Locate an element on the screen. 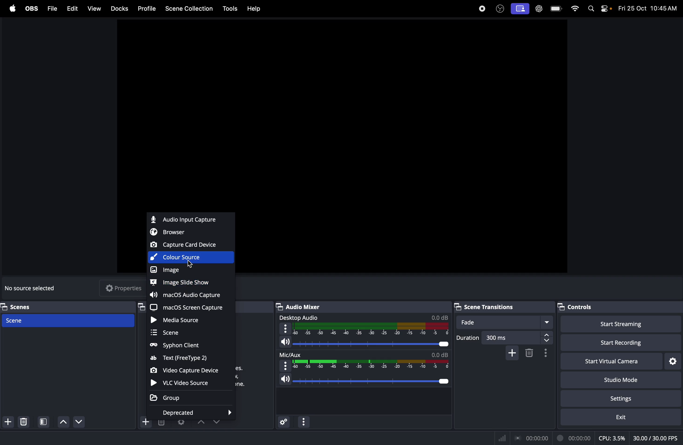 This screenshot has width=683, height=445. Cursor is located at coordinates (191, 263).